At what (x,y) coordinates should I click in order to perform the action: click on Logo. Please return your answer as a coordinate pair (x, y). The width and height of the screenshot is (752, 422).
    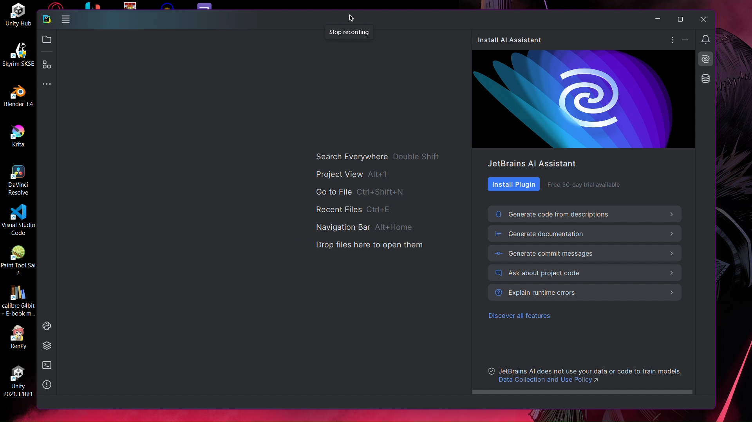
    Looking at the image, I should click on (46, 20).